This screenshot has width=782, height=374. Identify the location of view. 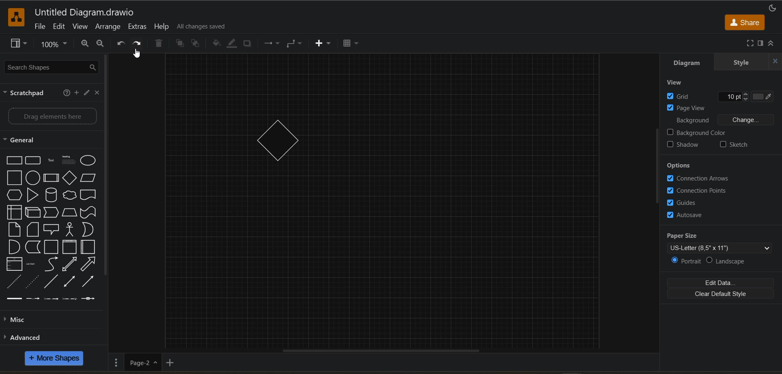
(81, 28).